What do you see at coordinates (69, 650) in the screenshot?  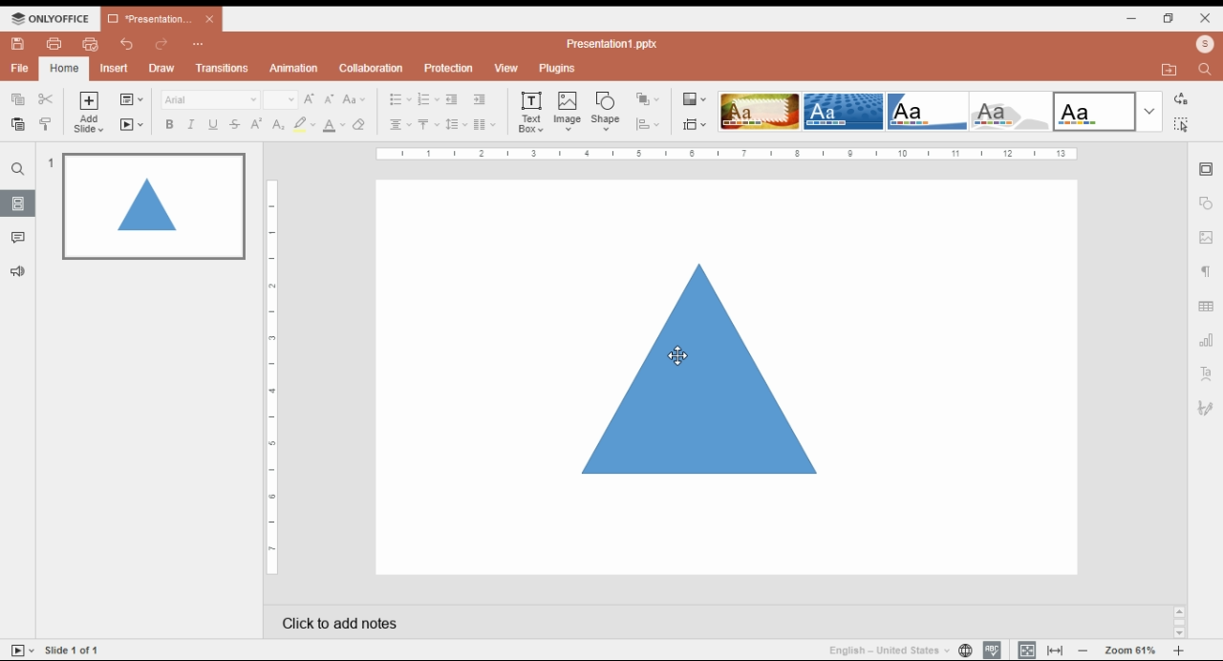 I see `slide` at bounding box center [69, 650].